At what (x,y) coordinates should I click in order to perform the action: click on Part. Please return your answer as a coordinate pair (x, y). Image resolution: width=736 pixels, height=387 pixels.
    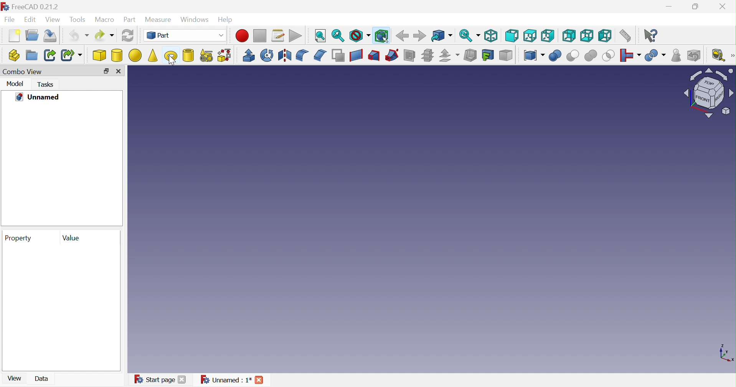
    Looking at the image, I should click on (187, 35).